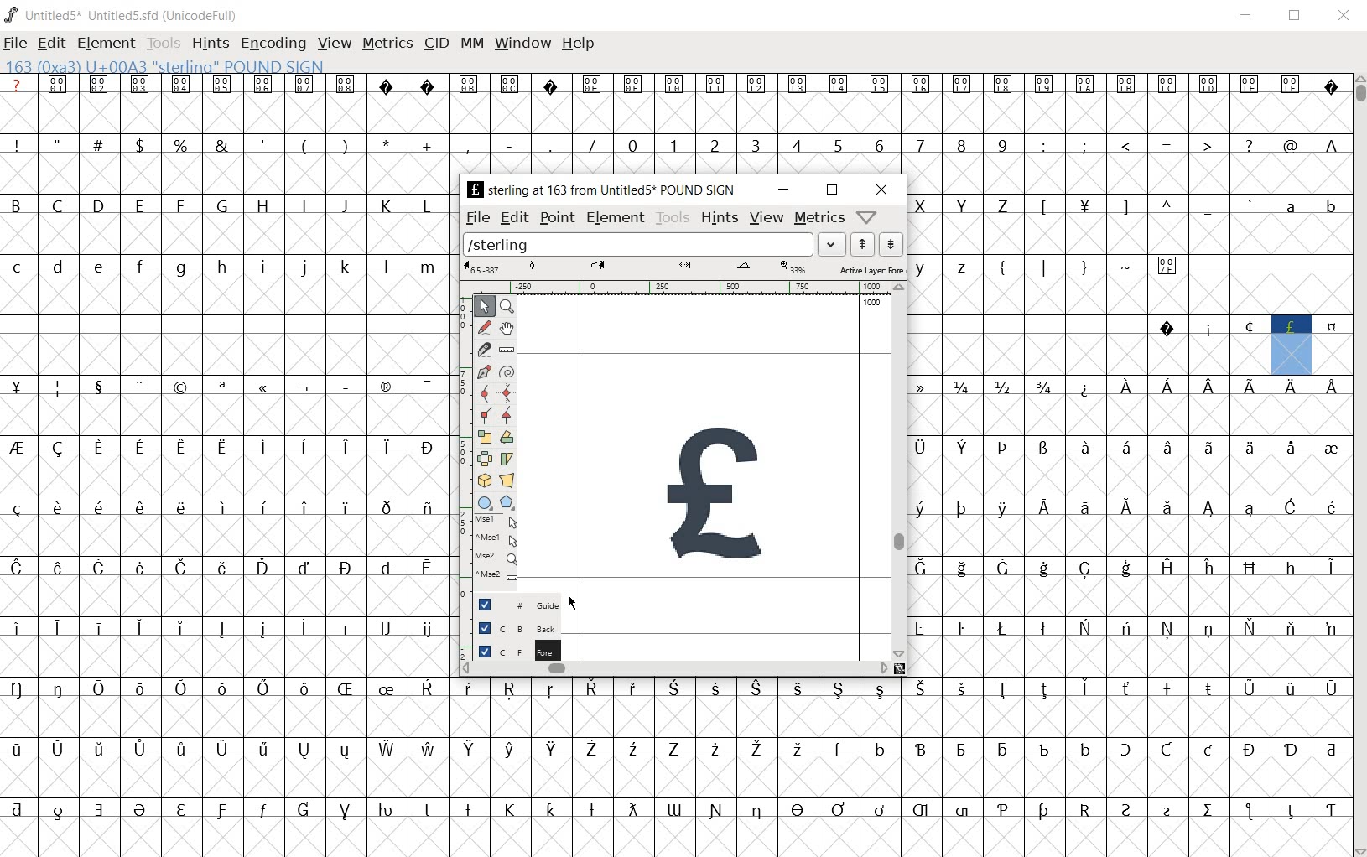 The width and height of the screenshot is (1367, 857). What do you see at coordinates (639, 242) in the screenshot?
I see `/sterling` at bounding box center [639, 242].